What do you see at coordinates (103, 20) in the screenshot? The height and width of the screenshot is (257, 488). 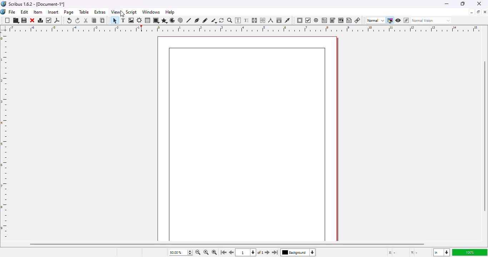 I see `paste` at bounding box center [103, 20].